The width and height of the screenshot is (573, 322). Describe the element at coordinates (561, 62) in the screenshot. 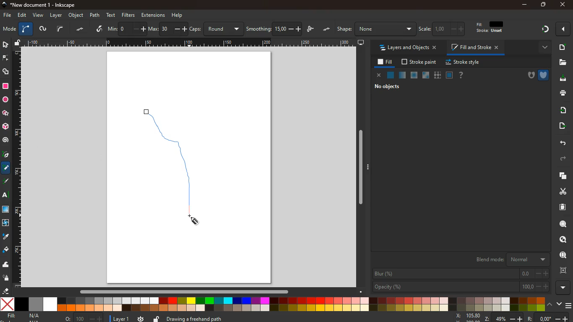

I see `files` at that location.